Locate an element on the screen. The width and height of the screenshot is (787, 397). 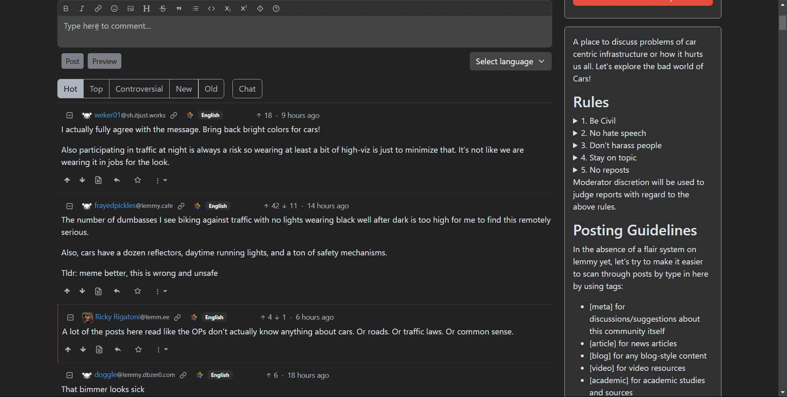
14 hours ago is located at coordinates (328, 206).